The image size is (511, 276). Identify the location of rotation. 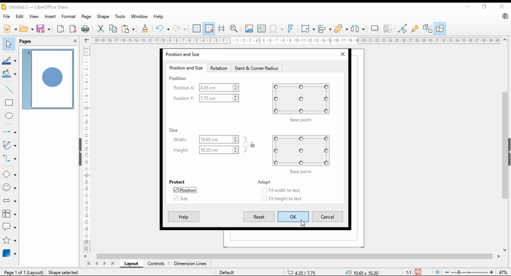
(219, 68).